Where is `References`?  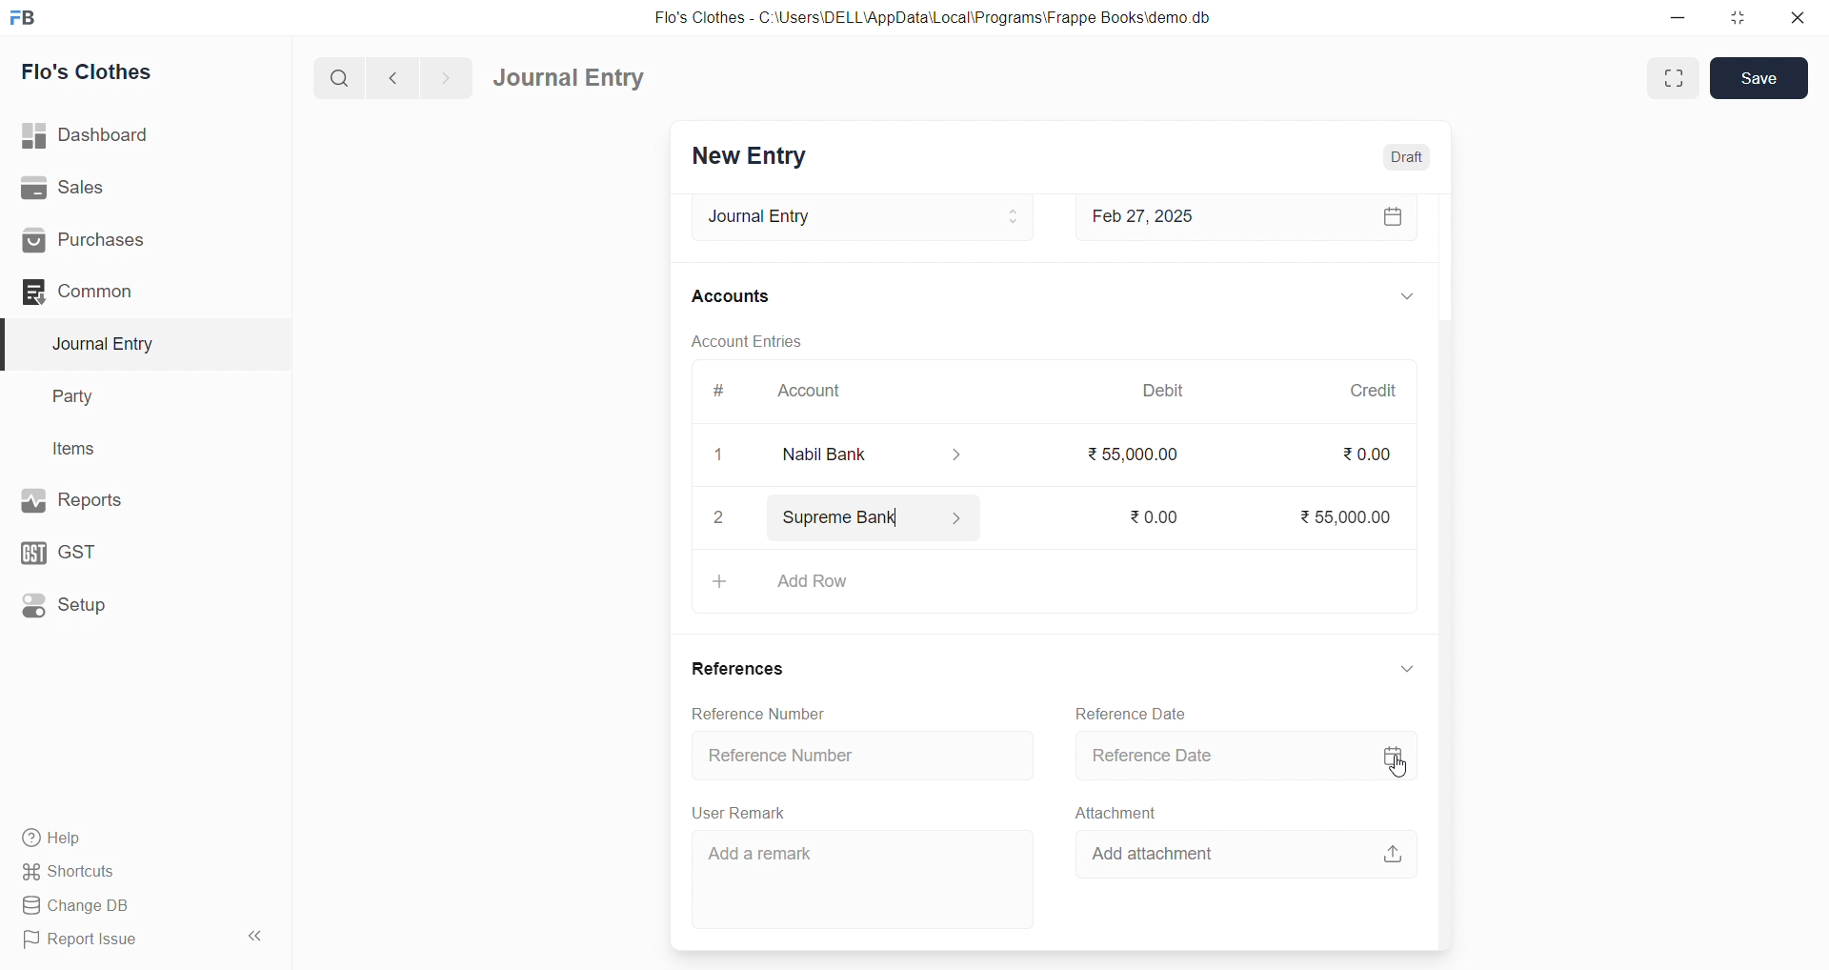
References is located at coordinates (739, 671).